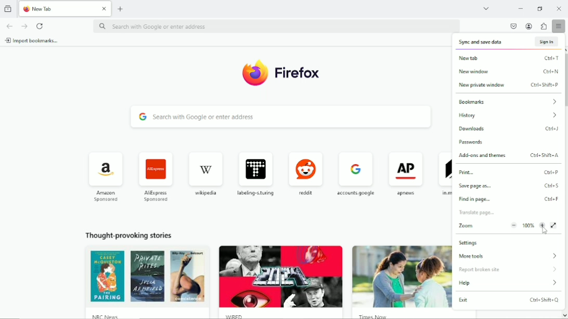 The image size is (568, 319). I want to click on Add-ons and themes, so click(508, 155).